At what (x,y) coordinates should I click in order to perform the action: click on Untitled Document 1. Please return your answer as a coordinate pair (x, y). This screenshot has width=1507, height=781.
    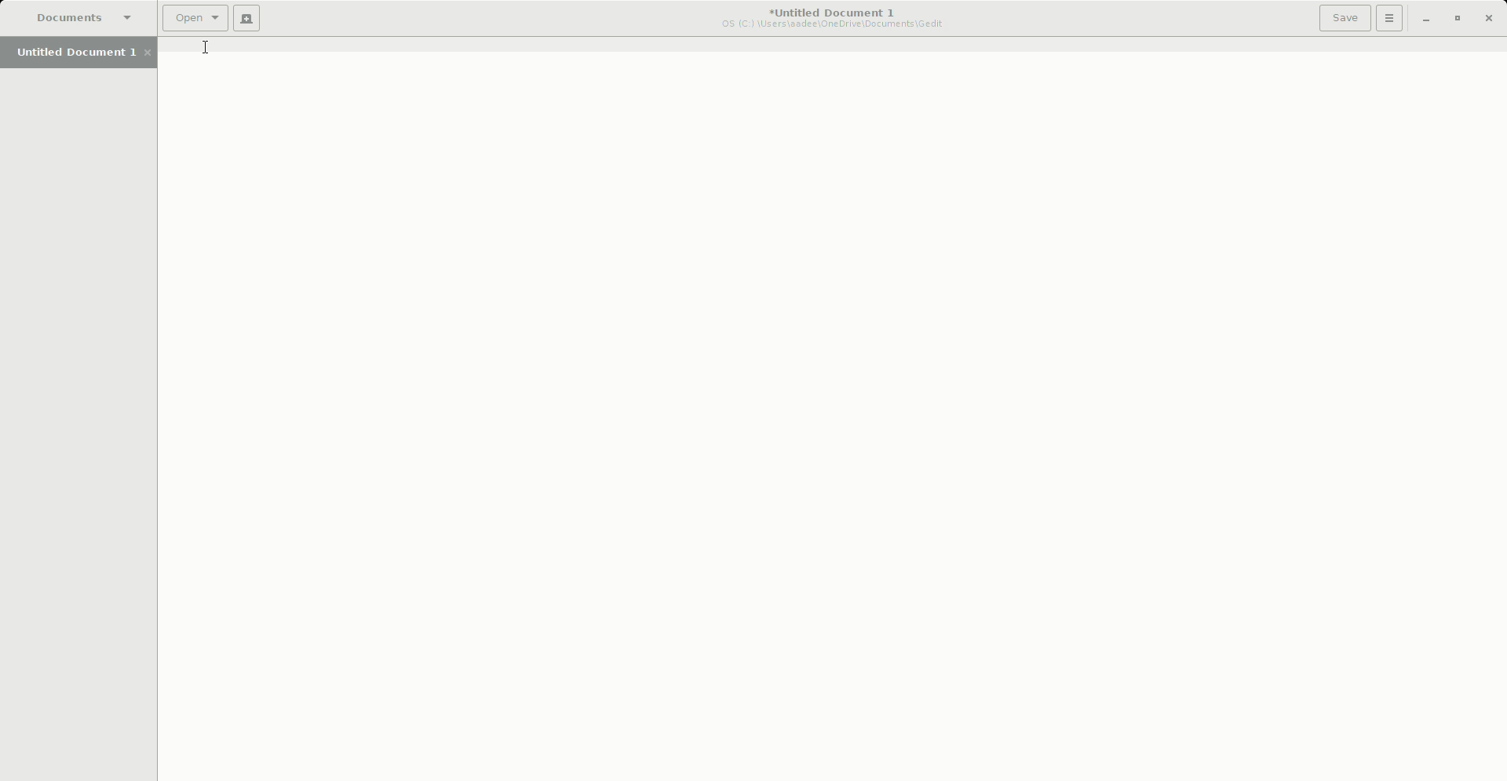
    Looking at the image, I should click on (829, 19).